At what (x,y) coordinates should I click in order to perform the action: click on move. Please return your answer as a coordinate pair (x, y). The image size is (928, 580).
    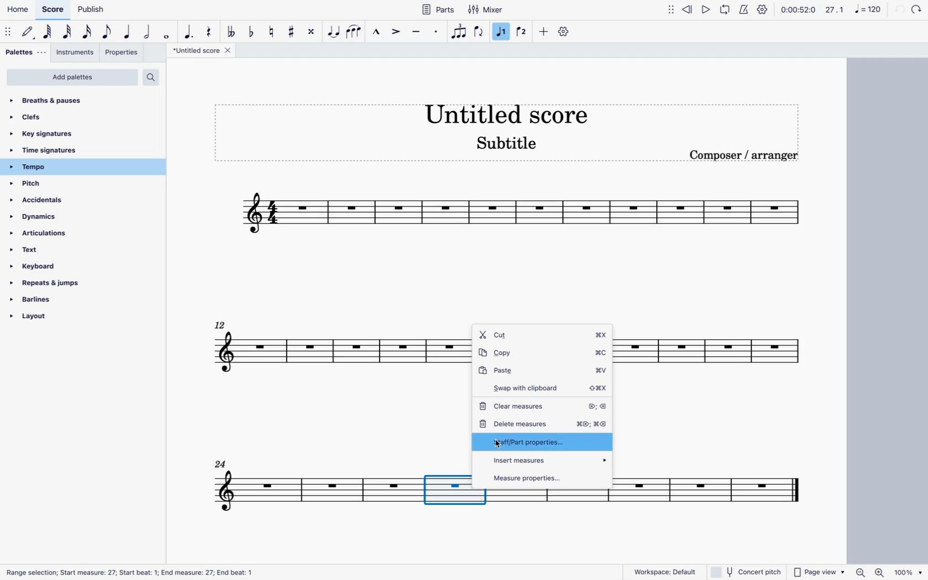
    Looking at the image, I should click on (668, 9).